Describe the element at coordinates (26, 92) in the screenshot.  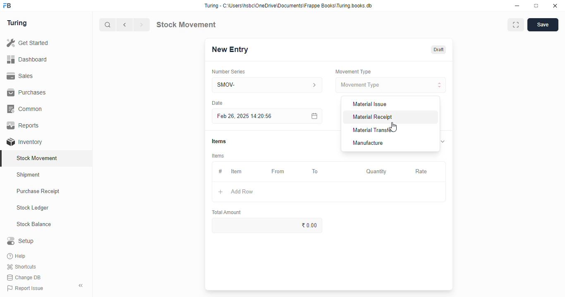
I see `purchases` at that location.